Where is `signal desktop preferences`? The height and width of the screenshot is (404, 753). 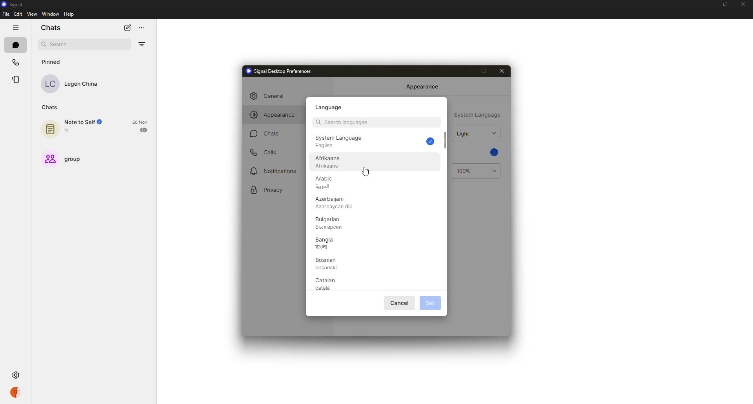 signal desktop preferences is located at coordinates (279, 71).